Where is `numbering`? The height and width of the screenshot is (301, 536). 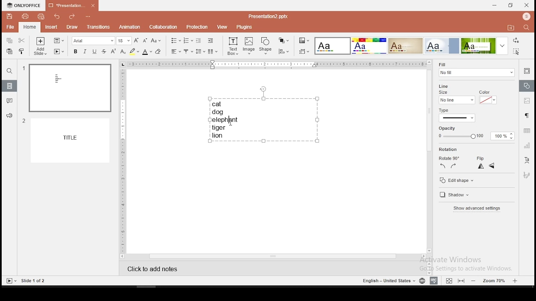
numbering is located at coordinates (188, 41).